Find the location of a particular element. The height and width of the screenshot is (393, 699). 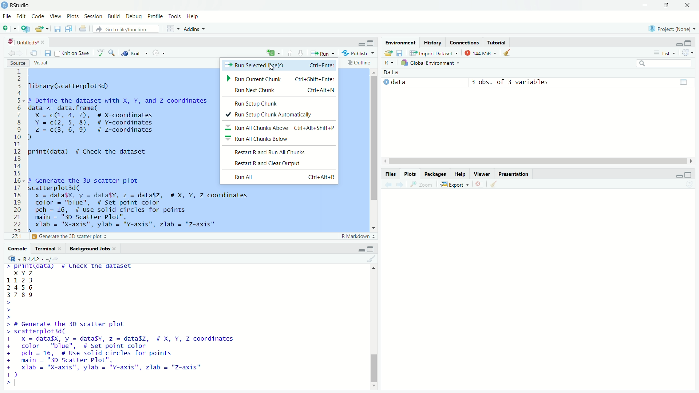

maximize is located at coordinates (692, 173).